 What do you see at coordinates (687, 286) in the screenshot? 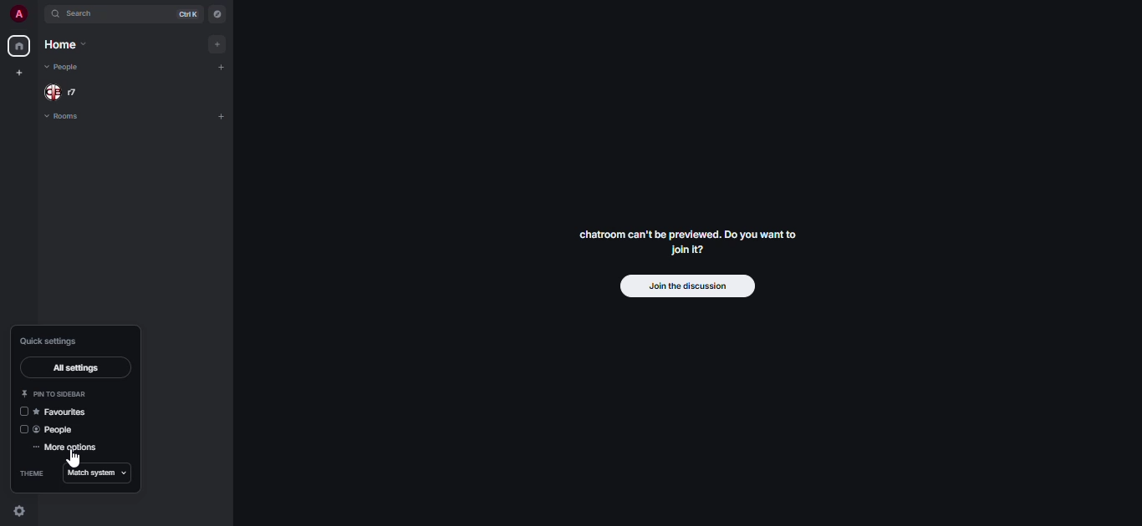
I see `join the discussion` at bounding box center [687, 286].